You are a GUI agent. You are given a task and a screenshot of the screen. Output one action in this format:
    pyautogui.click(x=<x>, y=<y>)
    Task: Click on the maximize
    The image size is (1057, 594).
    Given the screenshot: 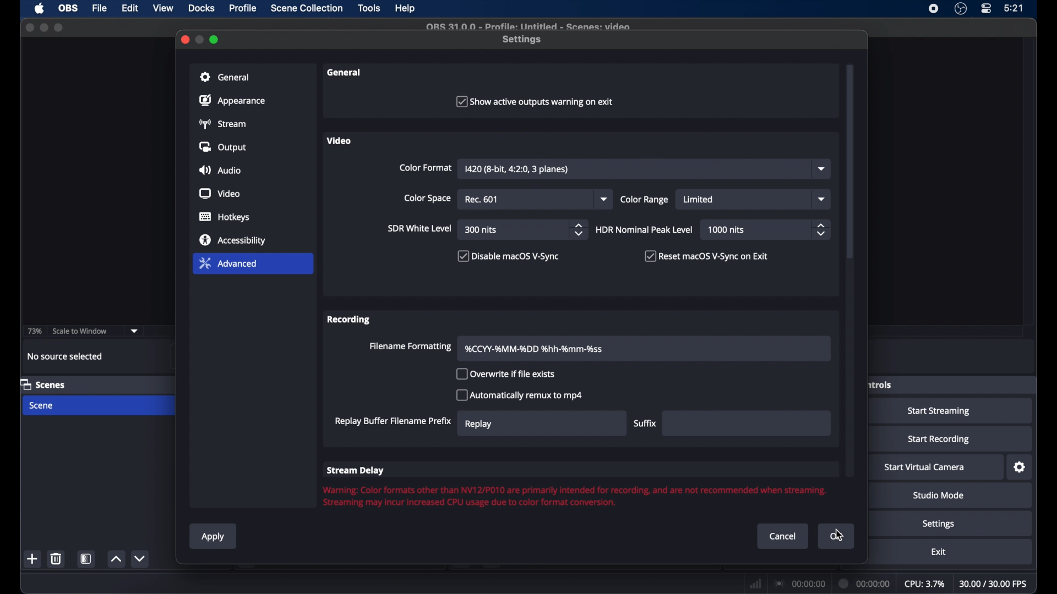 What is the action you would take?
    pyautogui.click(x=216, y=40)
    